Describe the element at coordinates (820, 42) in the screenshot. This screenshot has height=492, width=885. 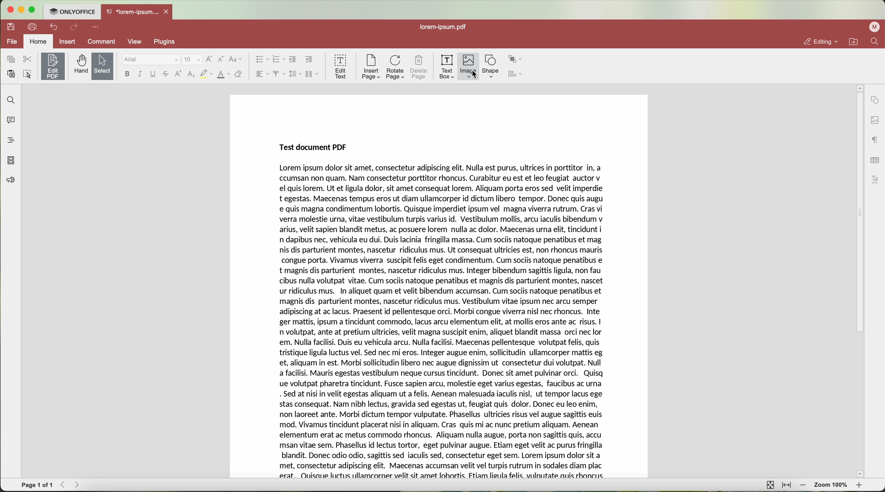
I see `editing` at that location.